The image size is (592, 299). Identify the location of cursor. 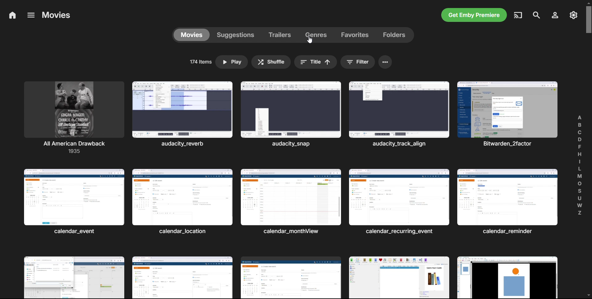
(310, 41).